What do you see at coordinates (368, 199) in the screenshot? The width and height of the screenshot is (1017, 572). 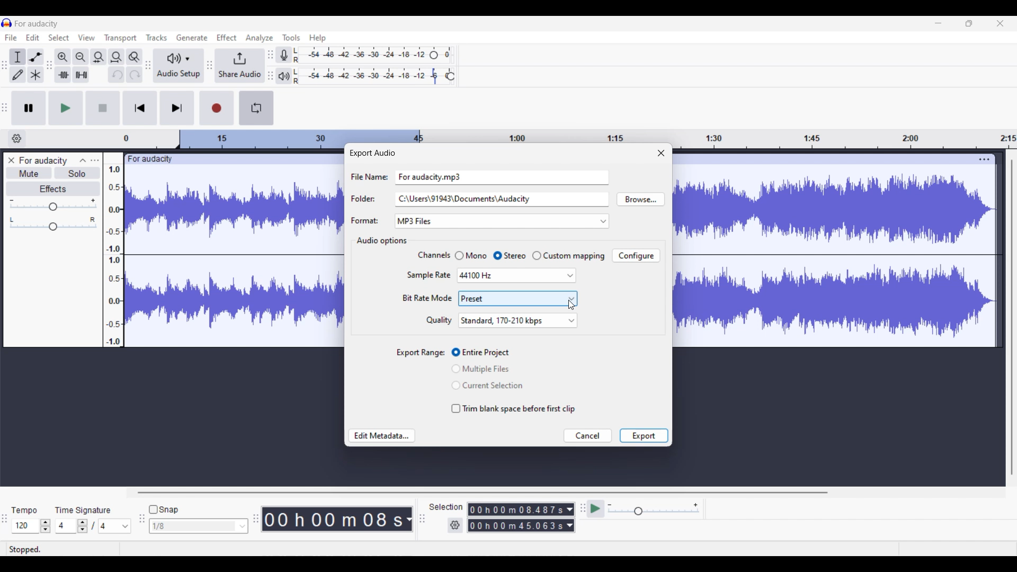 I see `Indicates text box for respective setting options` at bounding box center [368, 199].